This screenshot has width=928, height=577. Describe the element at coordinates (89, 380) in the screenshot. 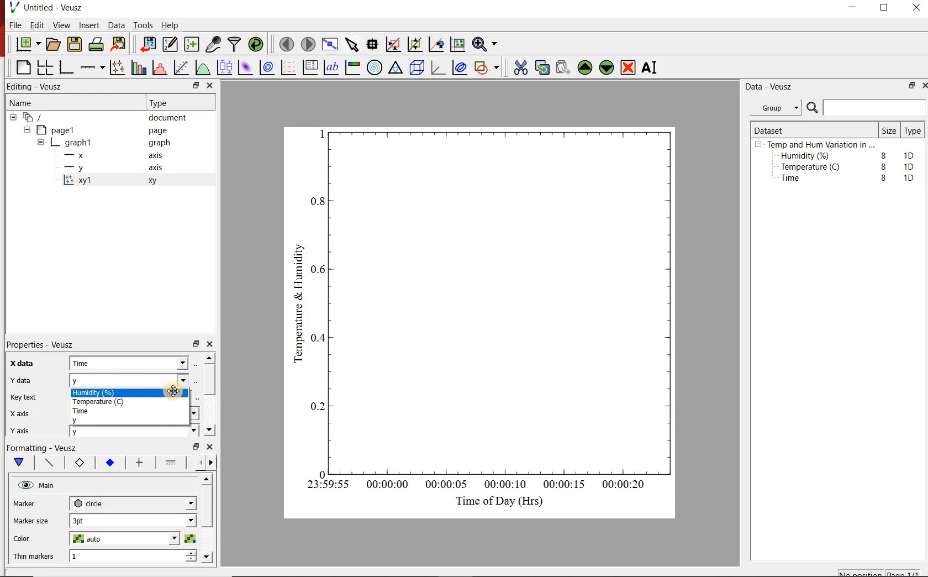

I see `y` at that location.